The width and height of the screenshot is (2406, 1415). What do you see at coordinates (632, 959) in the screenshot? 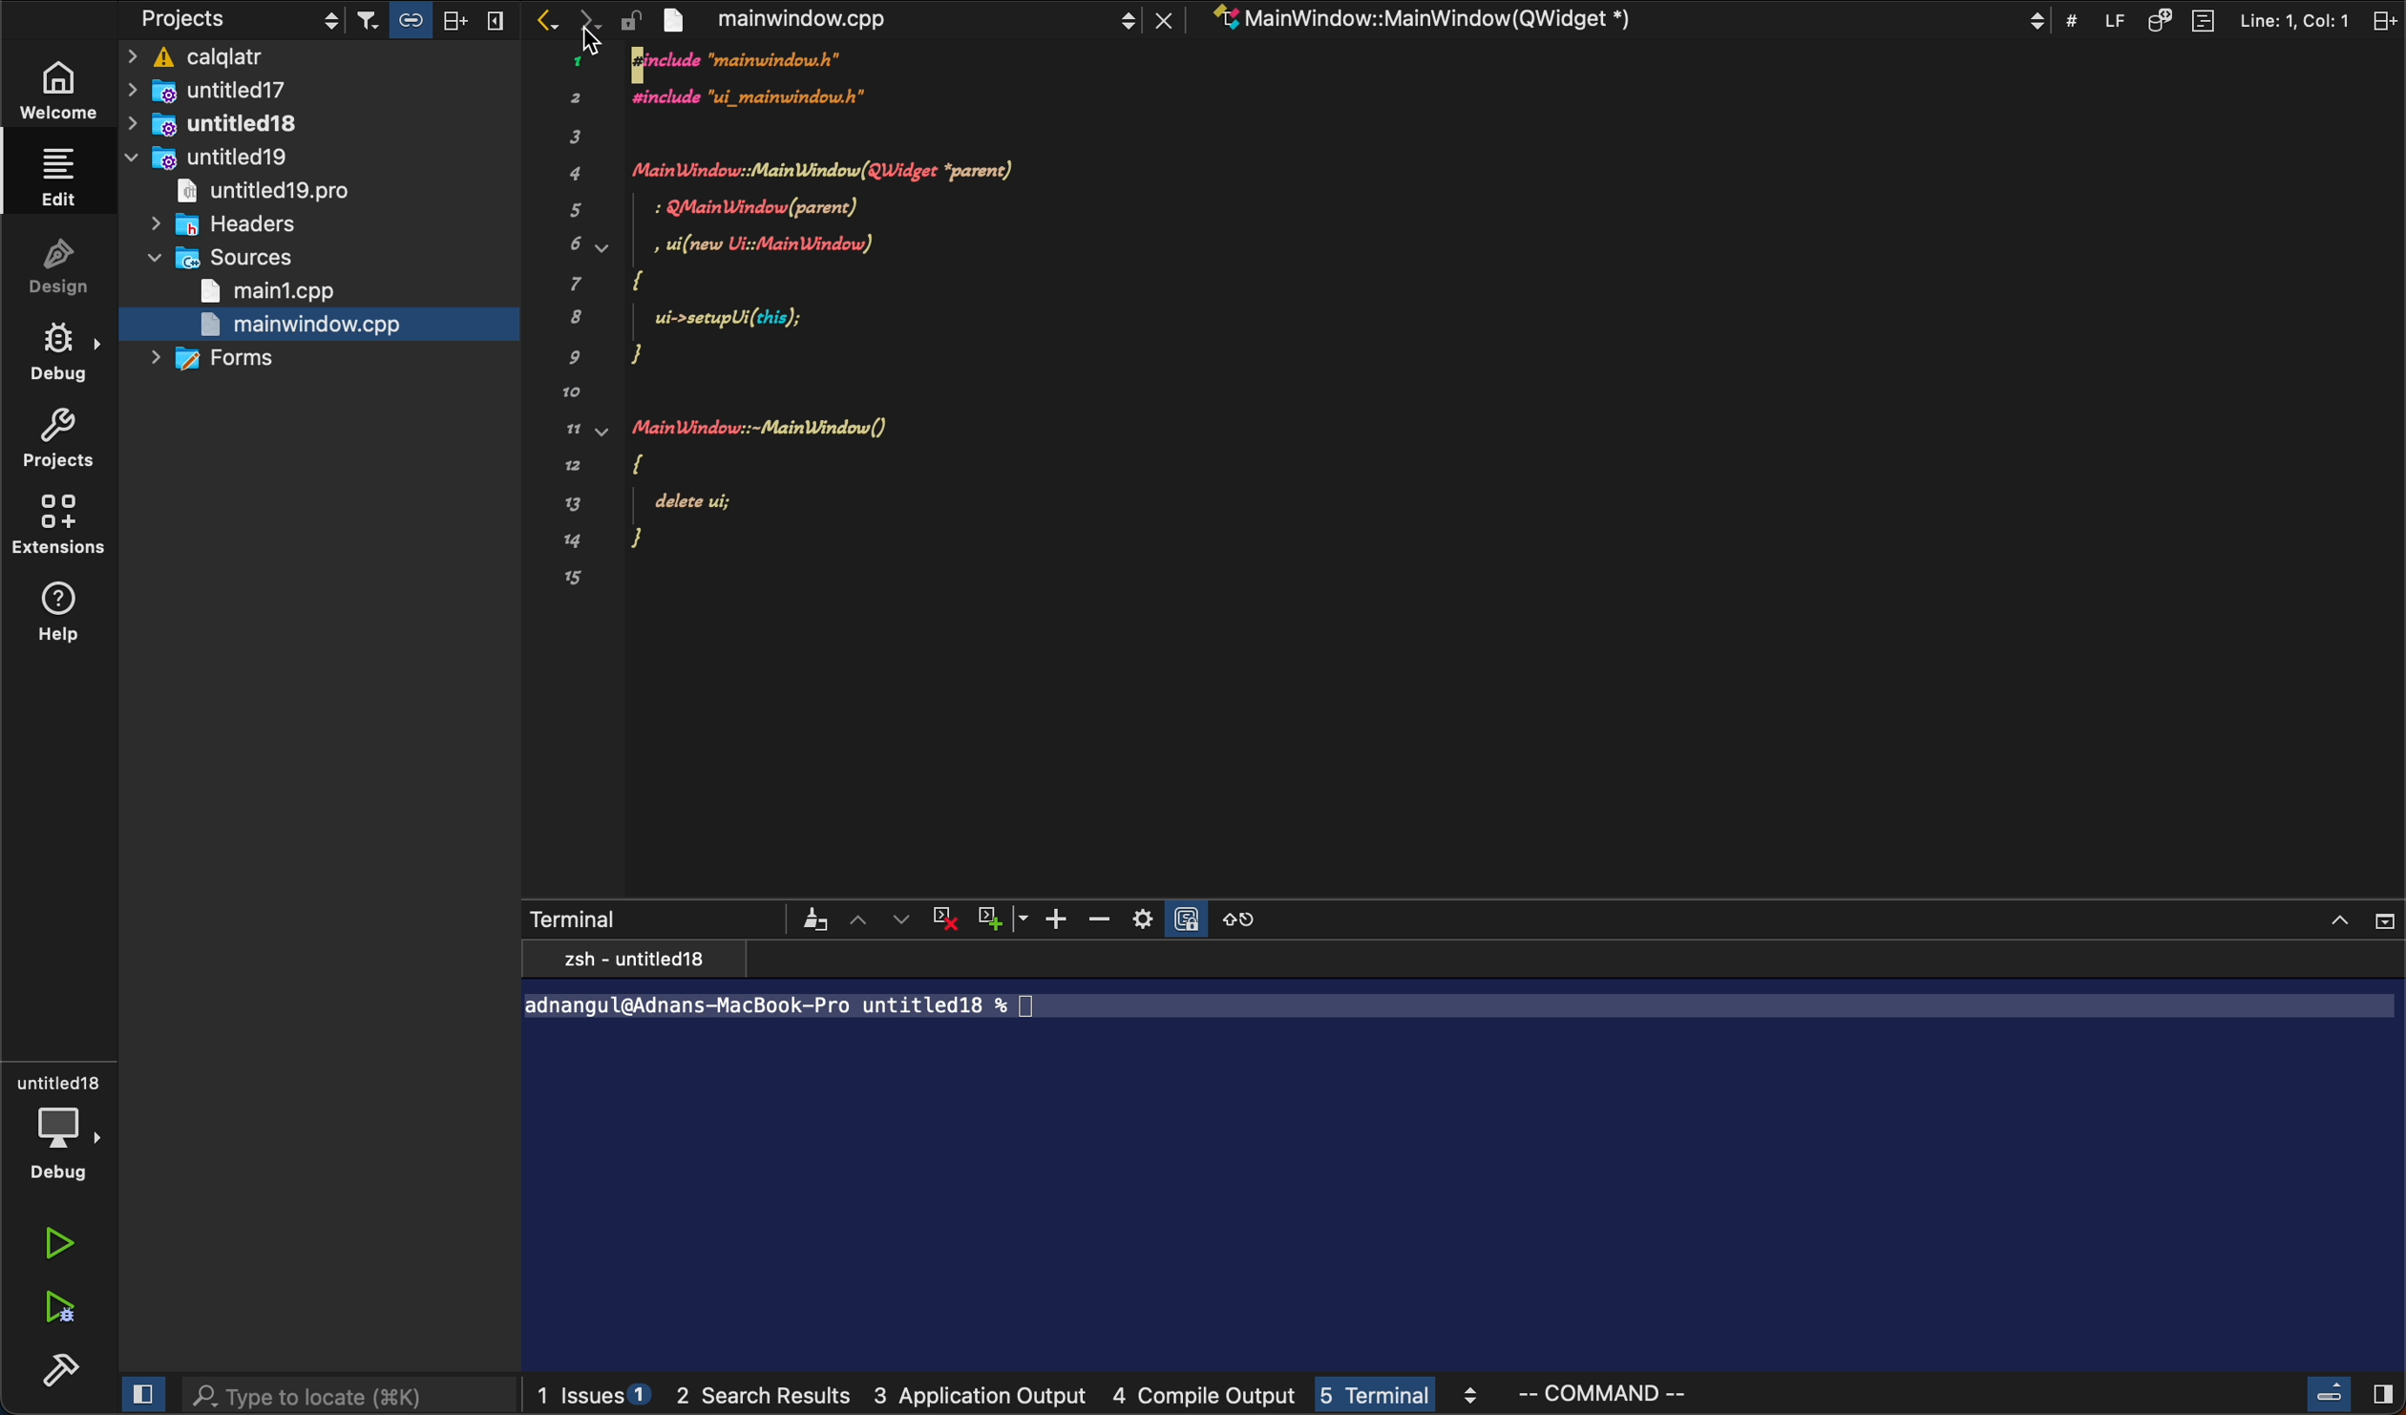
I see `text` at bounding box center [632, 959].